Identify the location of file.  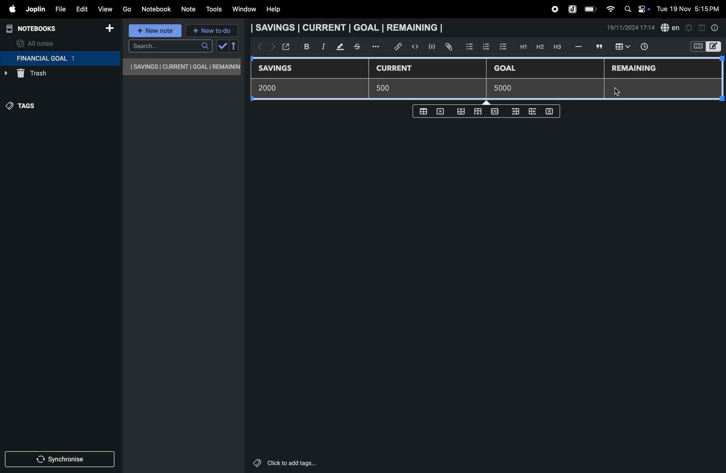
(58, 8).